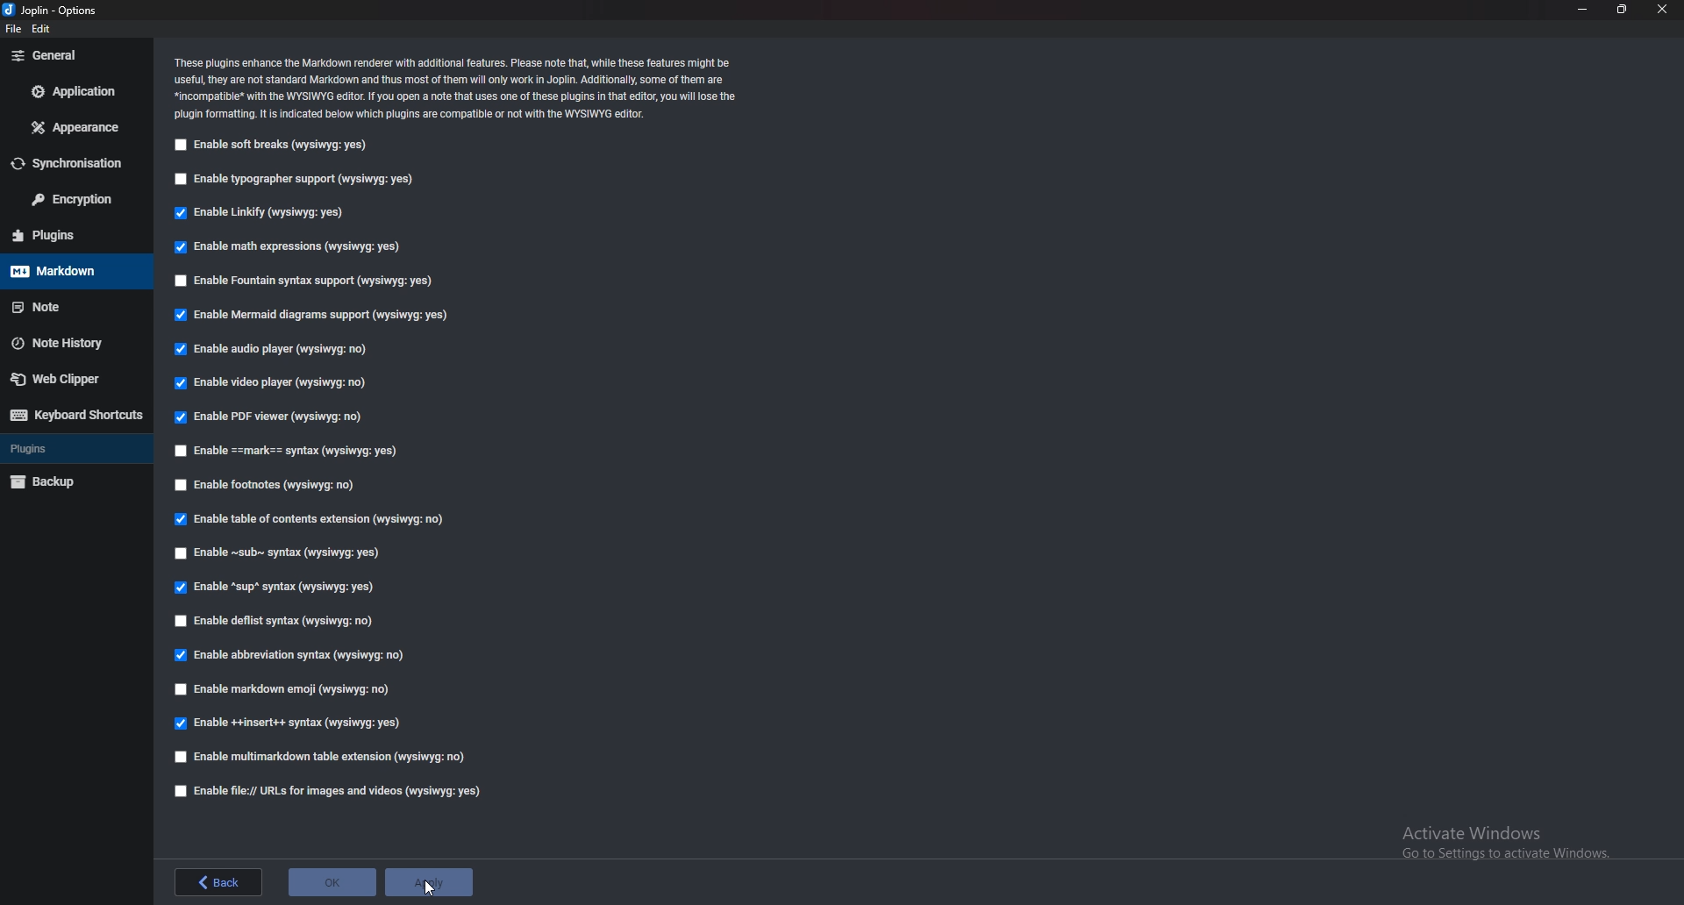  Describe the element at coordinates (303, 179) in the screenshot. I see `Enable typographer support` at that location.